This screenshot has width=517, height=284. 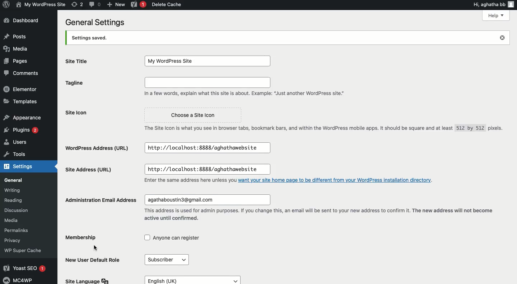 What do you see at coordinates (17, 142) in the screenshot?
I see `Users` at bounding box center [17, 142].